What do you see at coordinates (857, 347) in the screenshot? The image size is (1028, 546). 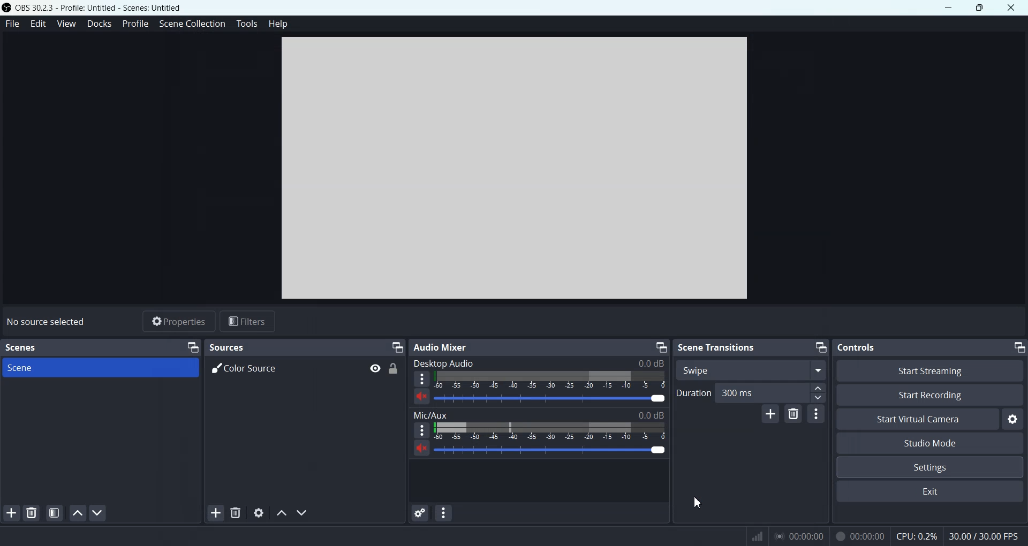 I see `Text` at bounding box center [857, 347].